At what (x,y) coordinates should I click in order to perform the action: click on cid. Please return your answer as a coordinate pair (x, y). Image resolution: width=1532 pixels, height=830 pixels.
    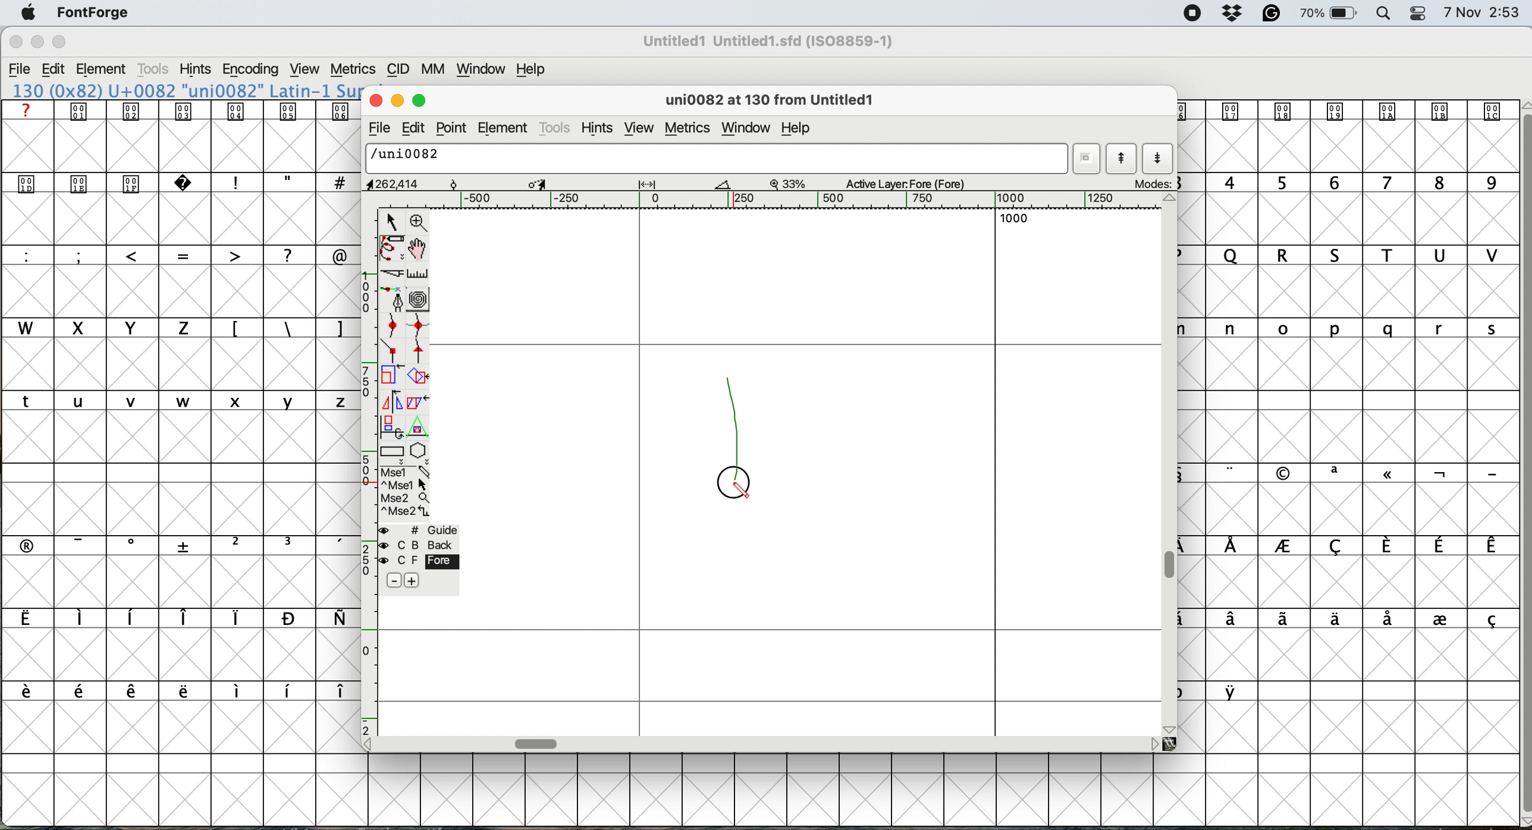
    Looking at the image, I should click on (400, 70).